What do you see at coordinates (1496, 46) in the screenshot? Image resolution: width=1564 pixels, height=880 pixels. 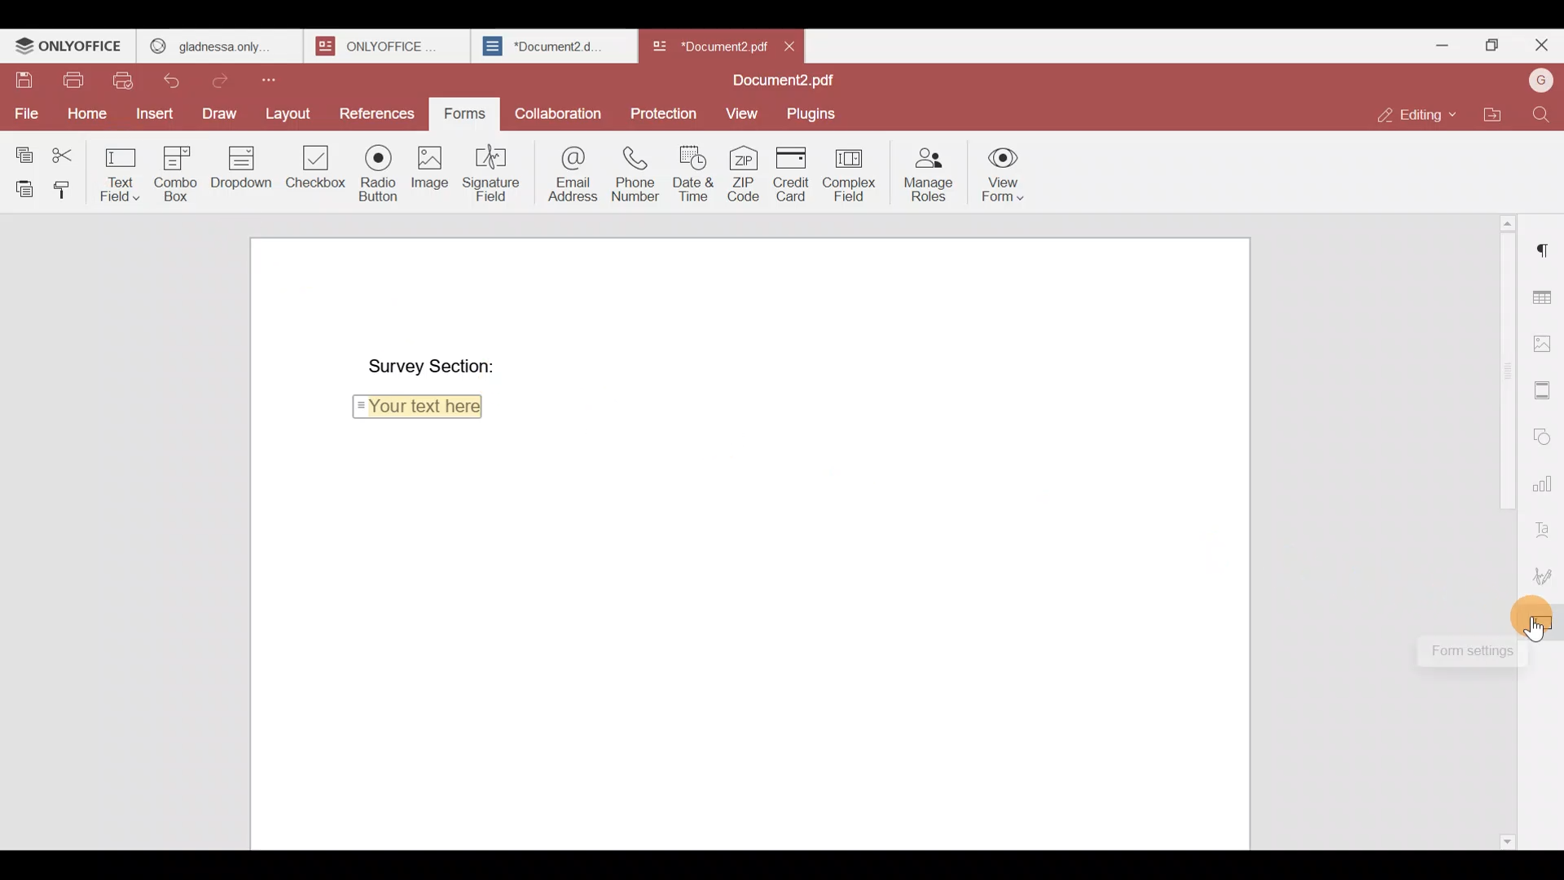 I see `Maximize` at bounding box center [1496, 46].